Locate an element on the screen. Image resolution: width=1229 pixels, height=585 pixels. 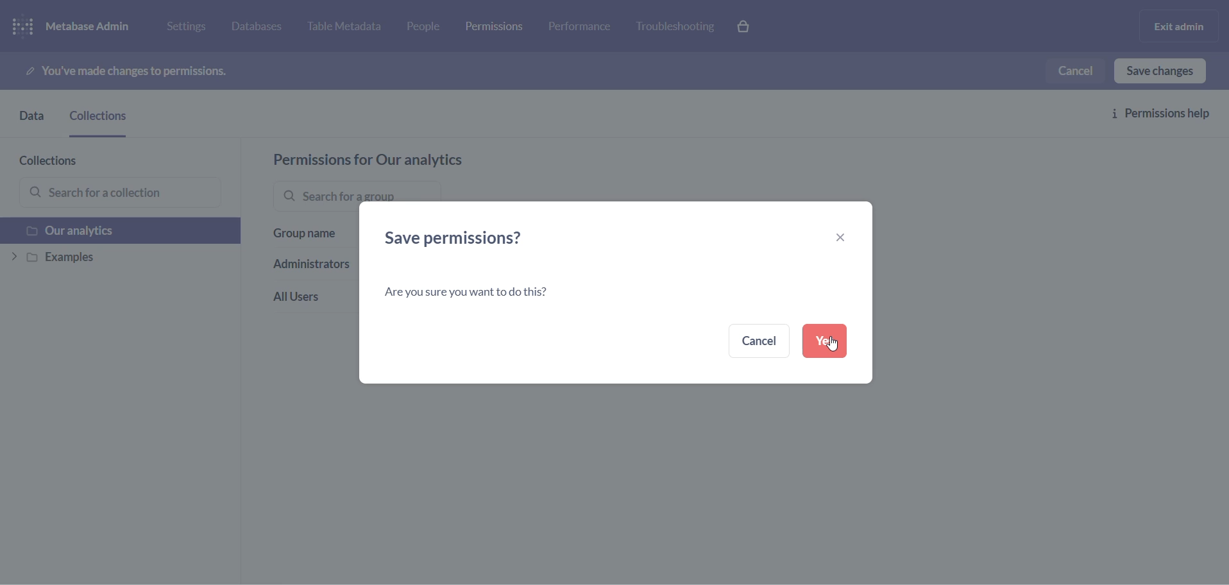
permission help is located at coordinates (1167, 115).